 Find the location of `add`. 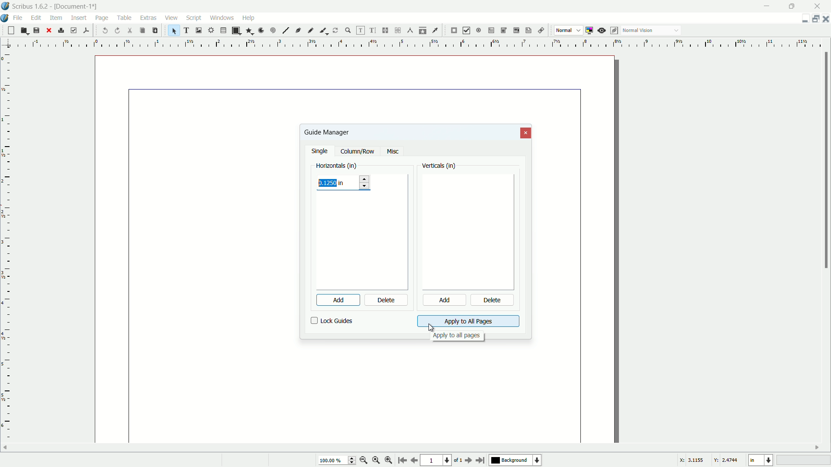

add is located at coordinates (333, 300).